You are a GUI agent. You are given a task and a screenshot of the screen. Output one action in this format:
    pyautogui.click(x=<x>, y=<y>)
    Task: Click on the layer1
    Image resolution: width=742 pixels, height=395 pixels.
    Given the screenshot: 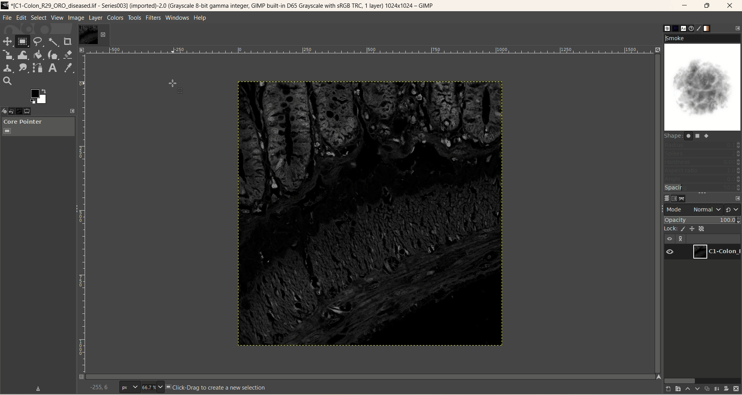 What is the action you would take?
    pyautogui.click(x=94, y=36)
    